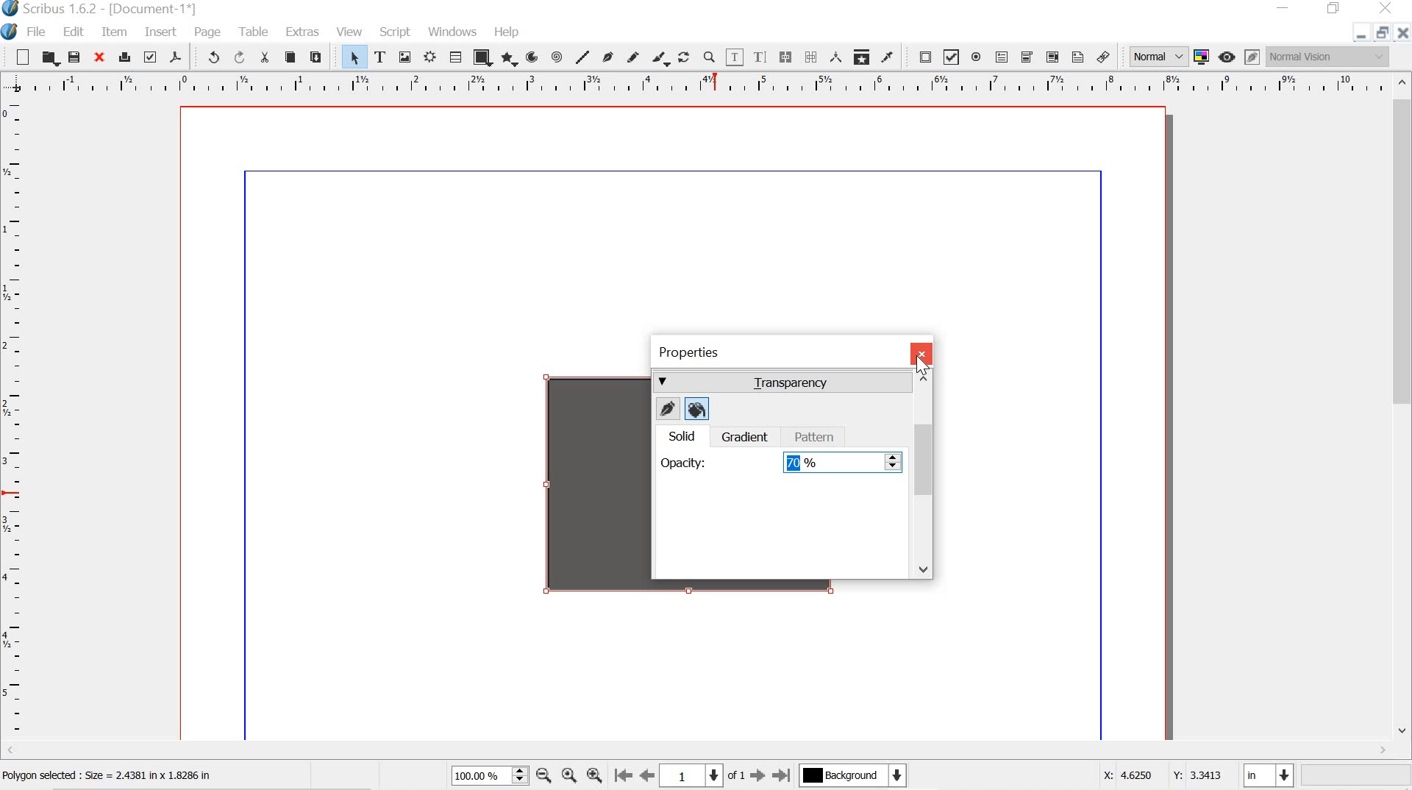 This screenshot has width=1412, height=790. Describe the element at coordinates (693, 83) in the screenshot. I see `ruler` at that location.